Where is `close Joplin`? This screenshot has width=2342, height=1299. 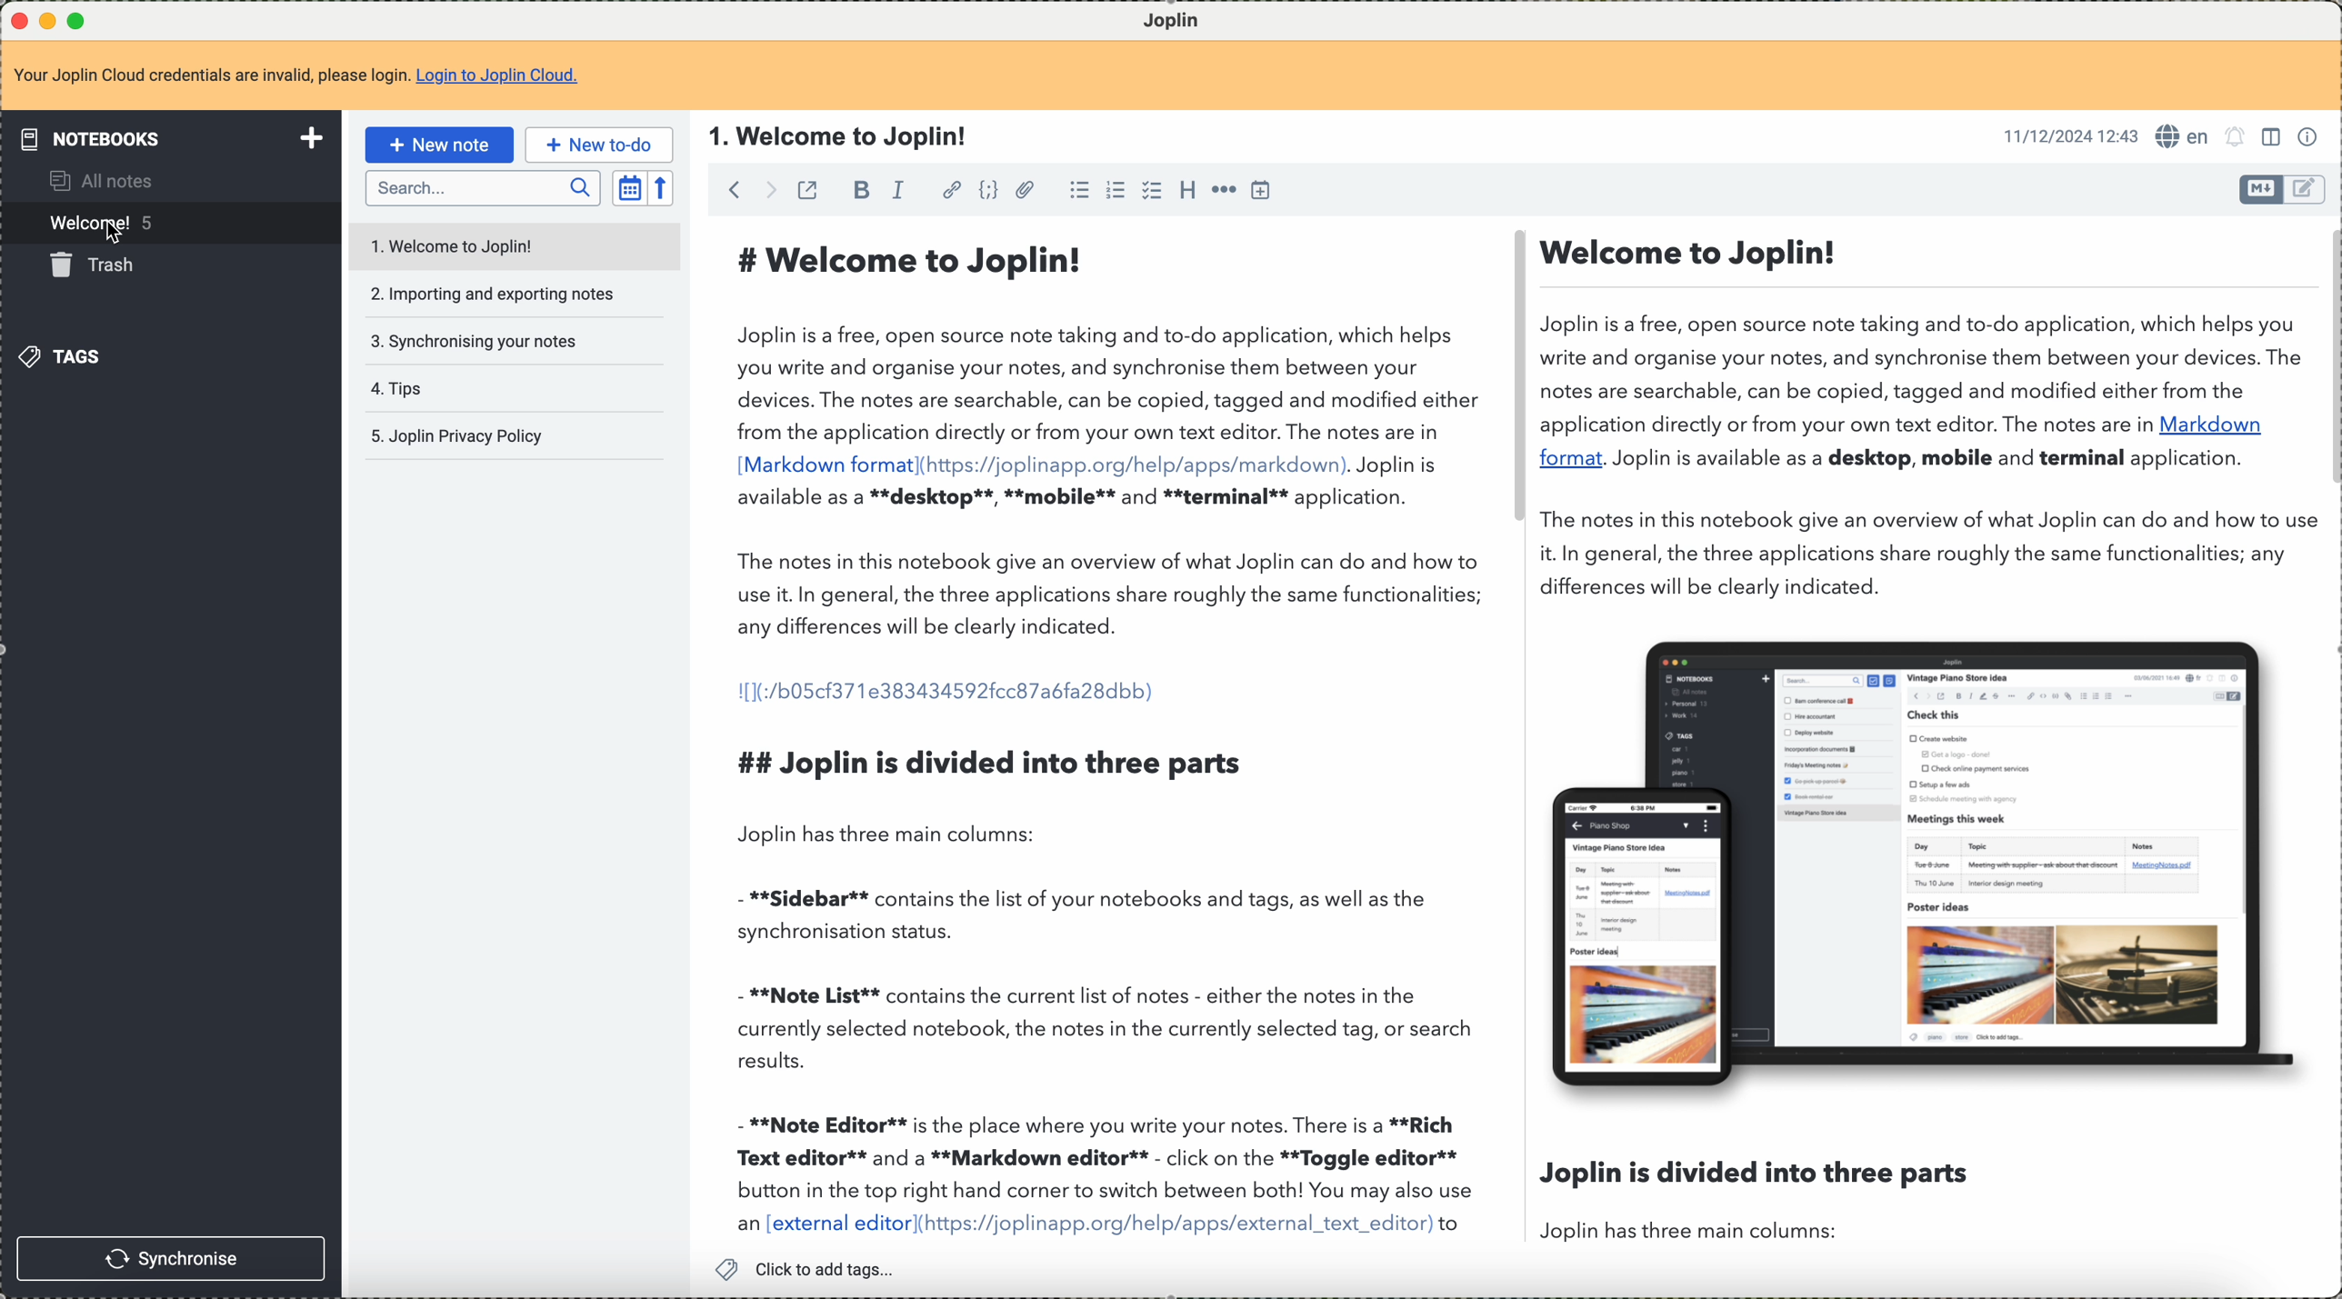 close Joplin is located at coordinates (17, 22).